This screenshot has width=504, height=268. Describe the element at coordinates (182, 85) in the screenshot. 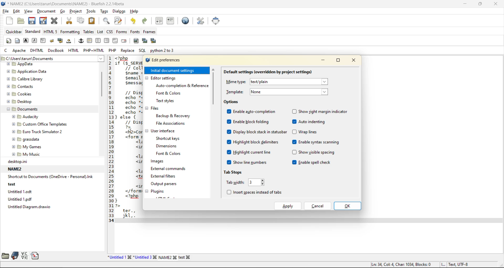

I see `auto completion and reference` at that location.